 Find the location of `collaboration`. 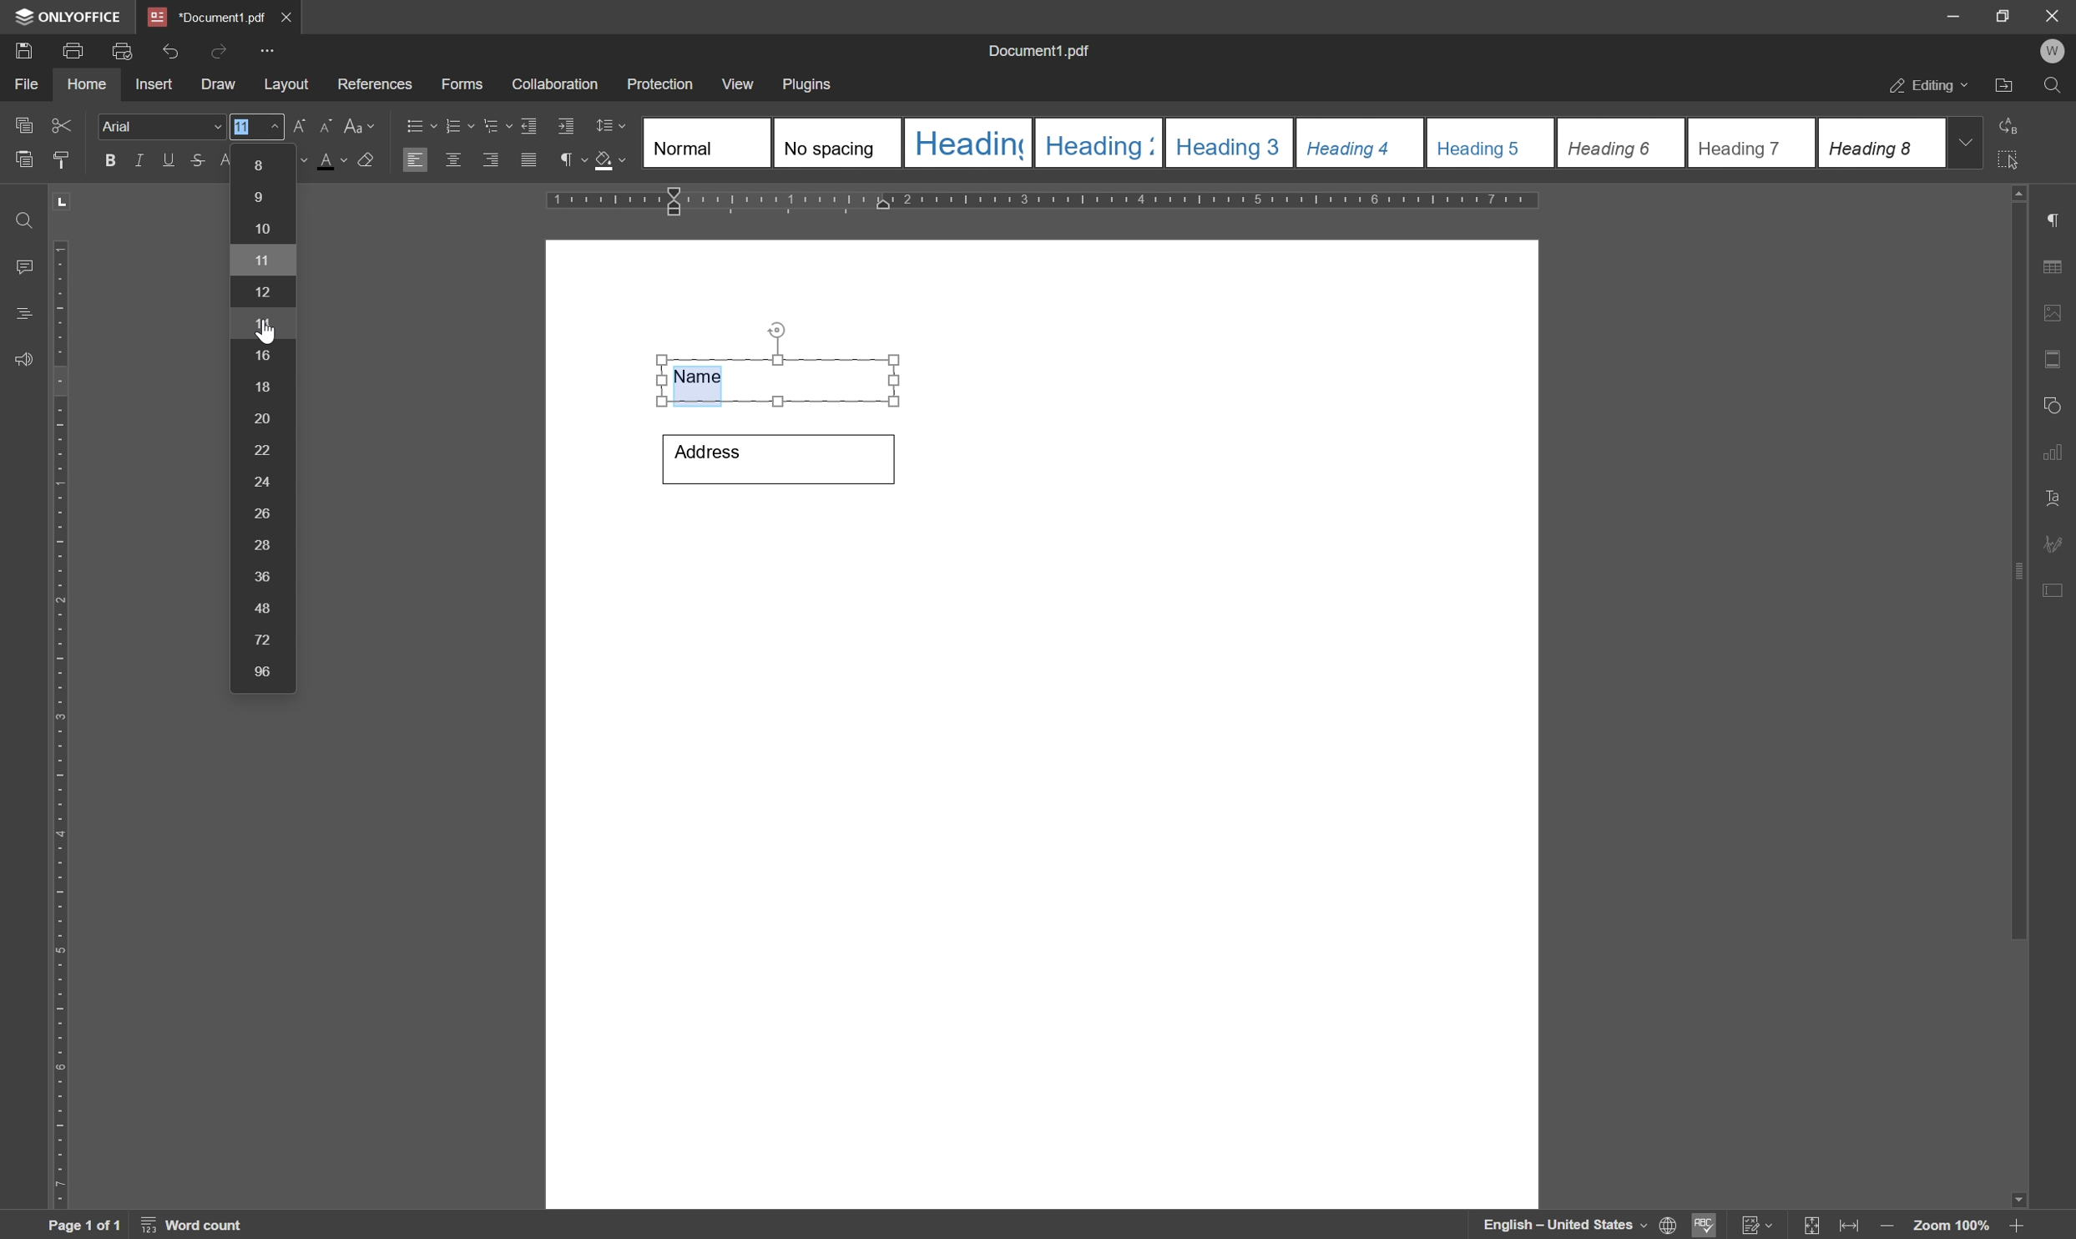

collaboration is located at coordinates (557, 85).